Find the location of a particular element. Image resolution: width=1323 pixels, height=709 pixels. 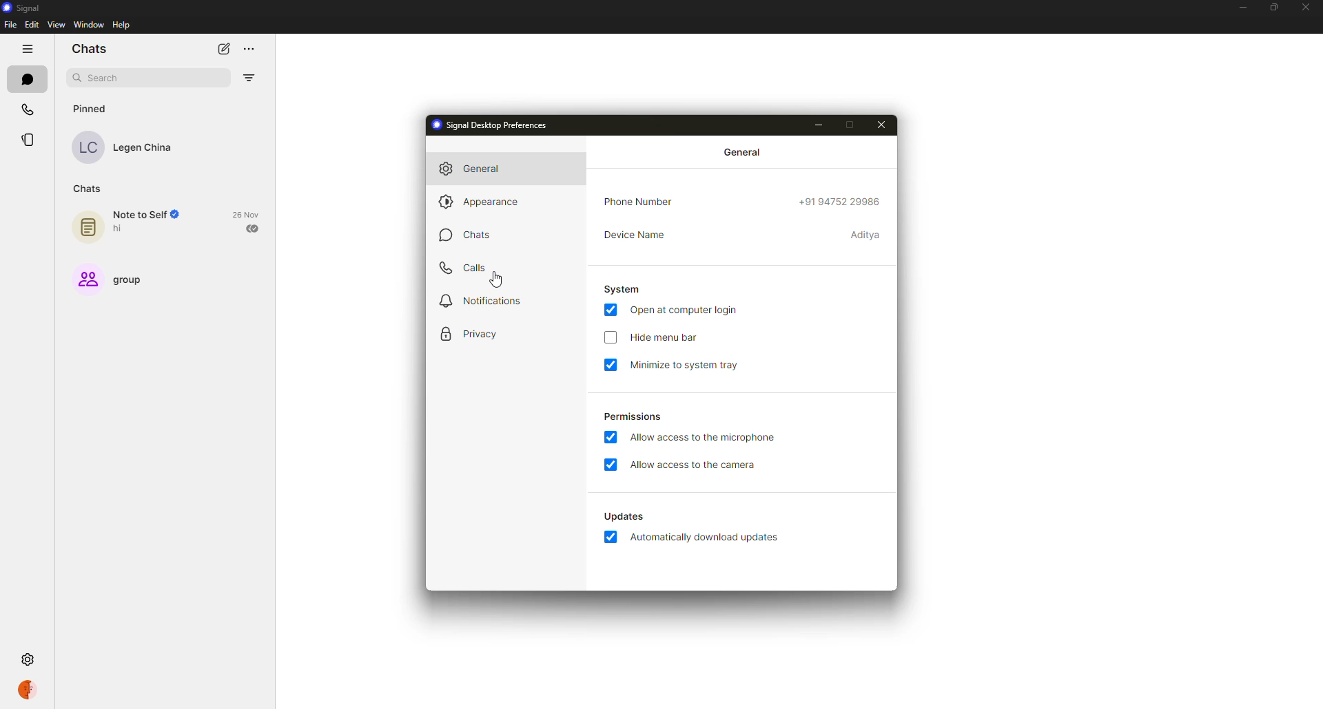

device name is located at coordinates (635, 233).